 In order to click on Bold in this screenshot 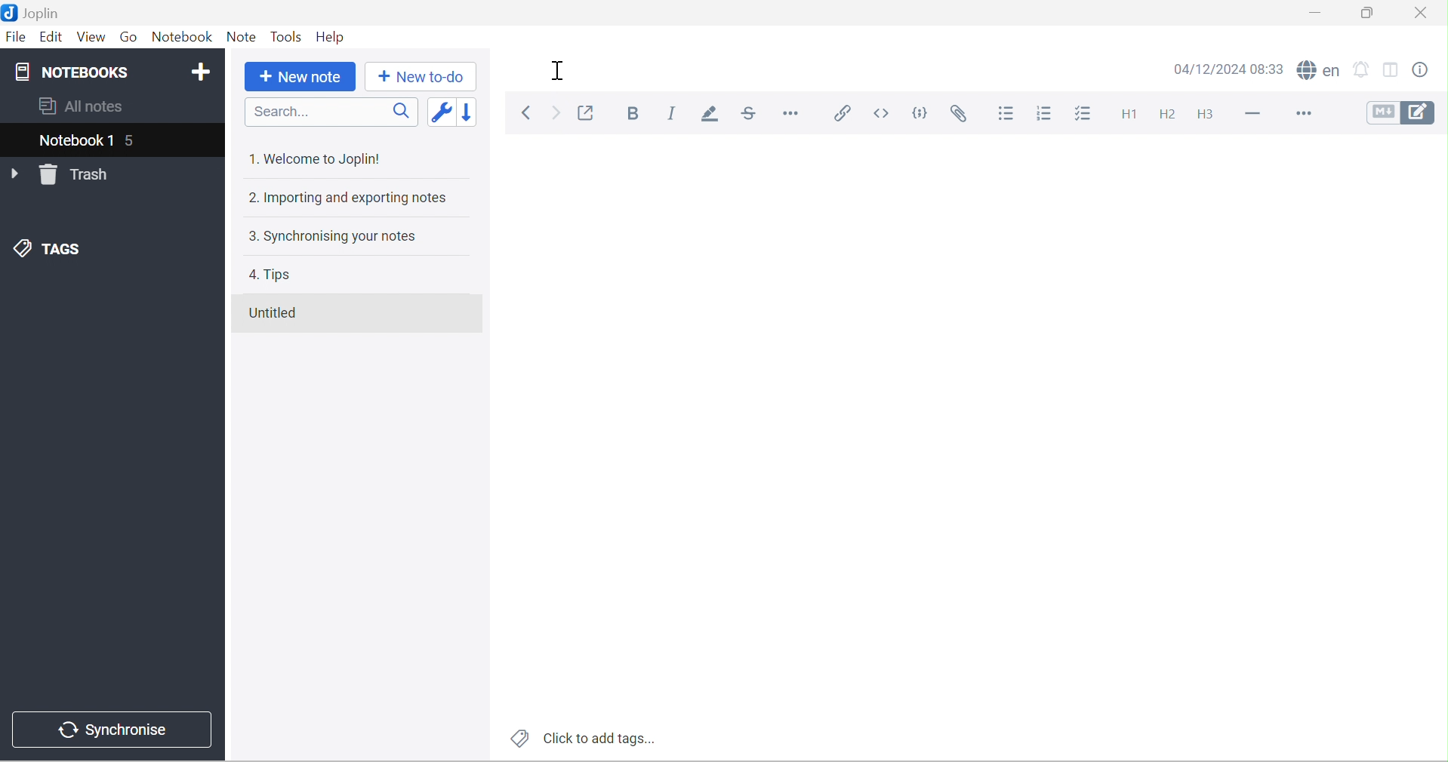, I will do `click(632, 113)`.